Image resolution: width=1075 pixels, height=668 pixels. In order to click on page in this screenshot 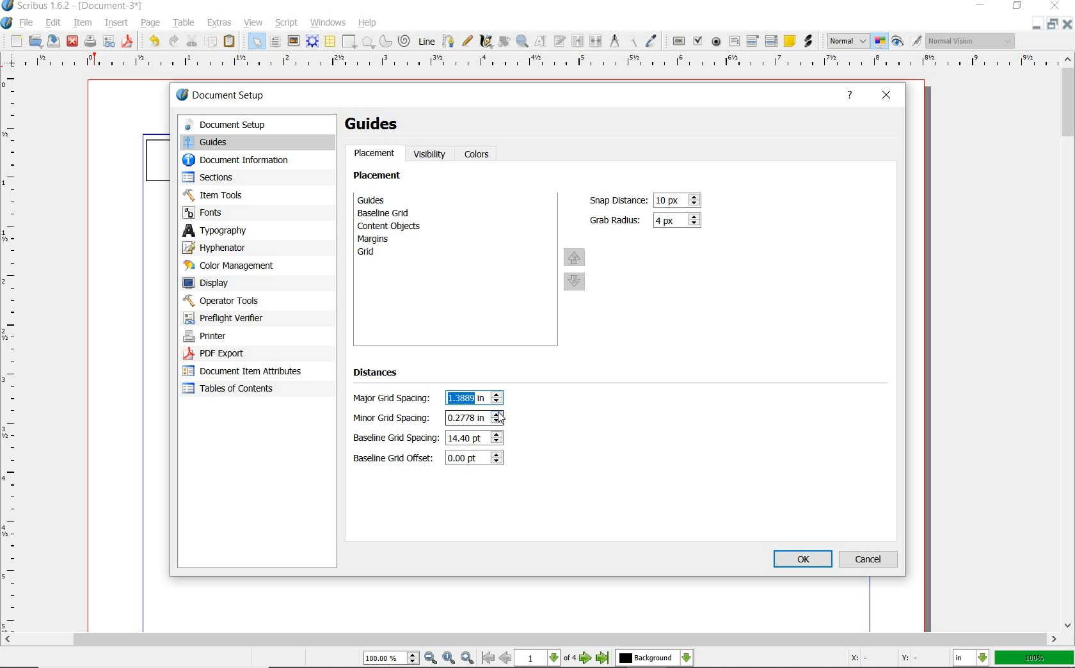, I will do `click(150, 24)`.